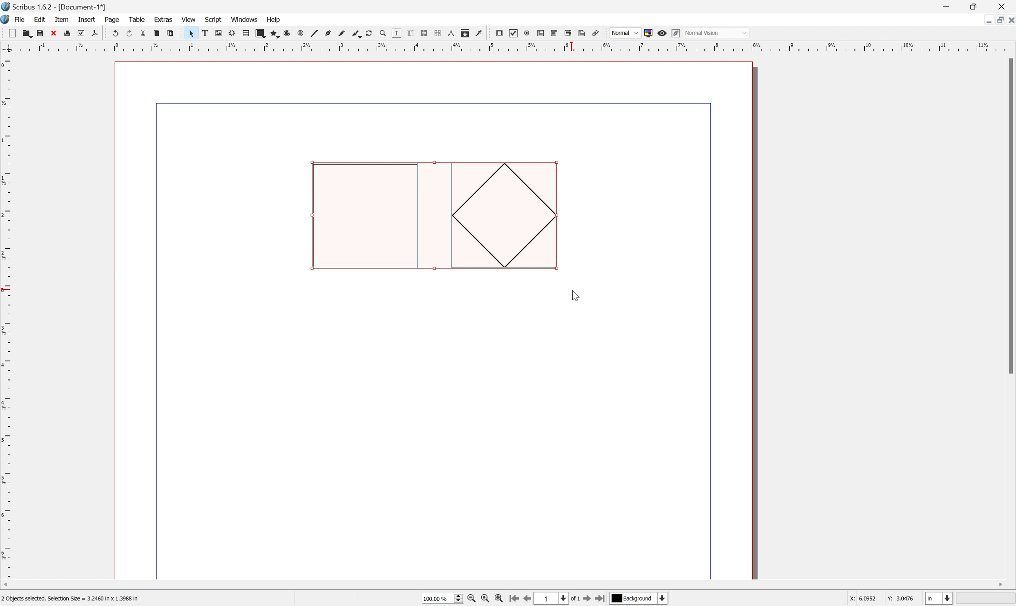  Describe the element at coordinates (87, 18) in the screenshot. I see `insert` at that location.